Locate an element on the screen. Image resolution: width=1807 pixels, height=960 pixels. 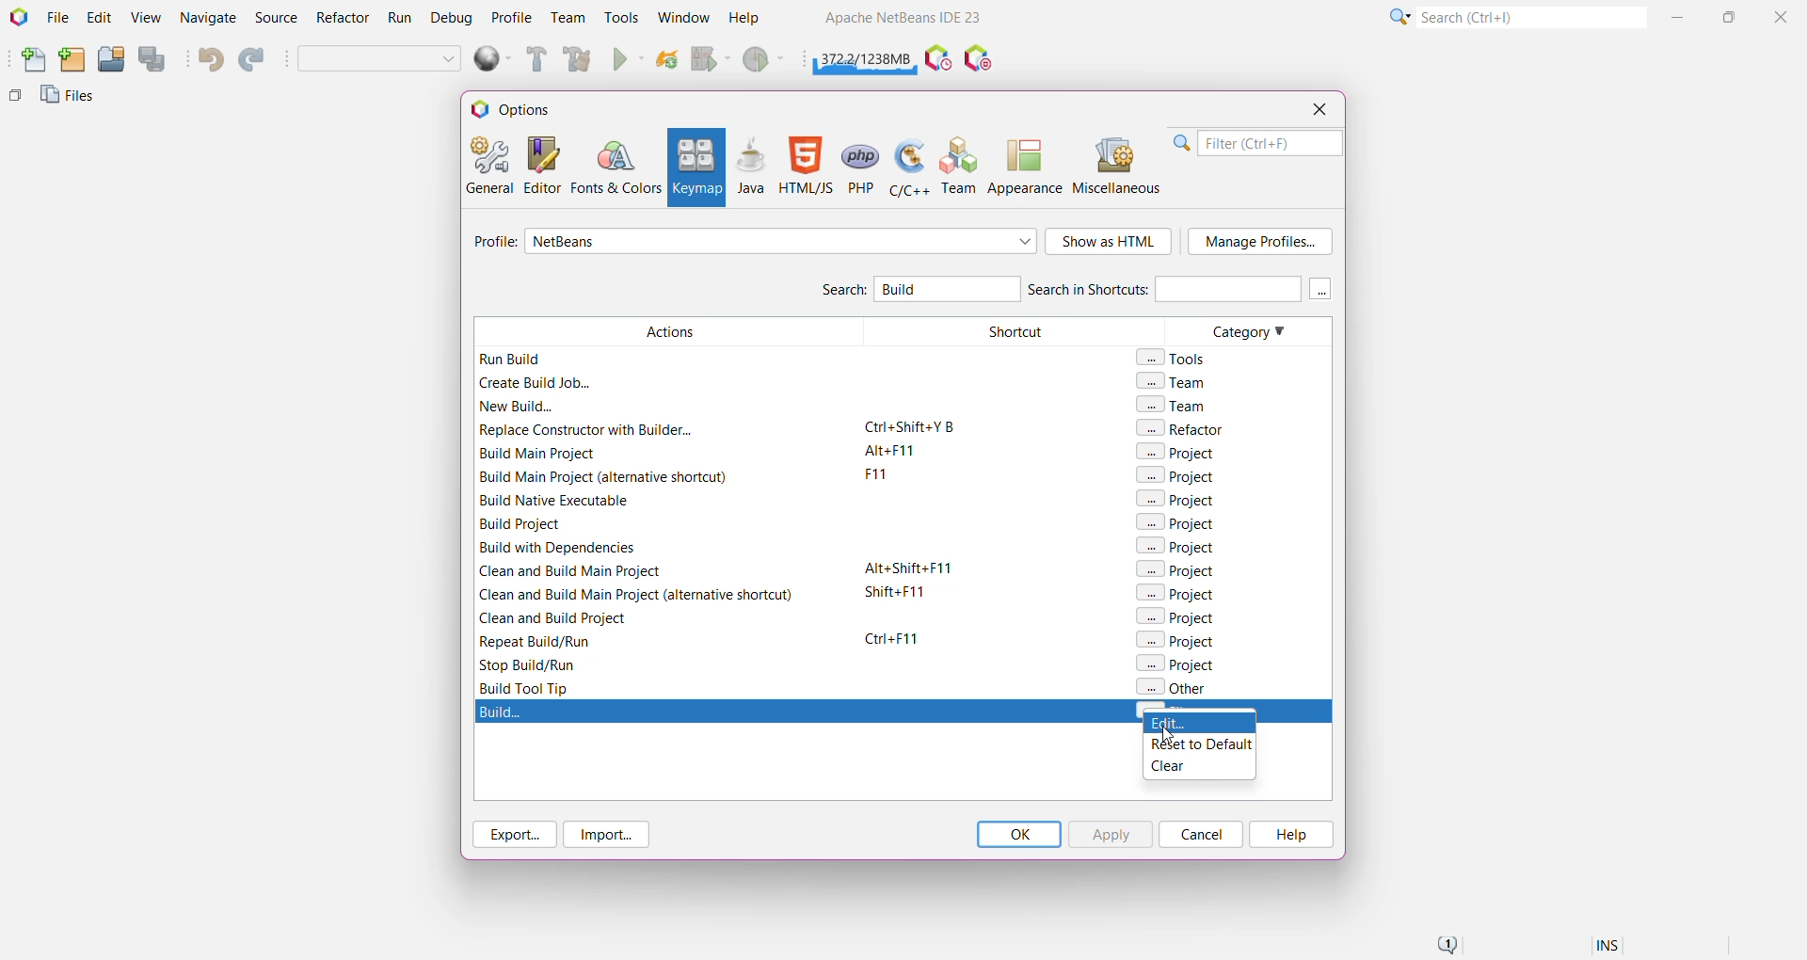
Editor is located at coordinates (538, 165).